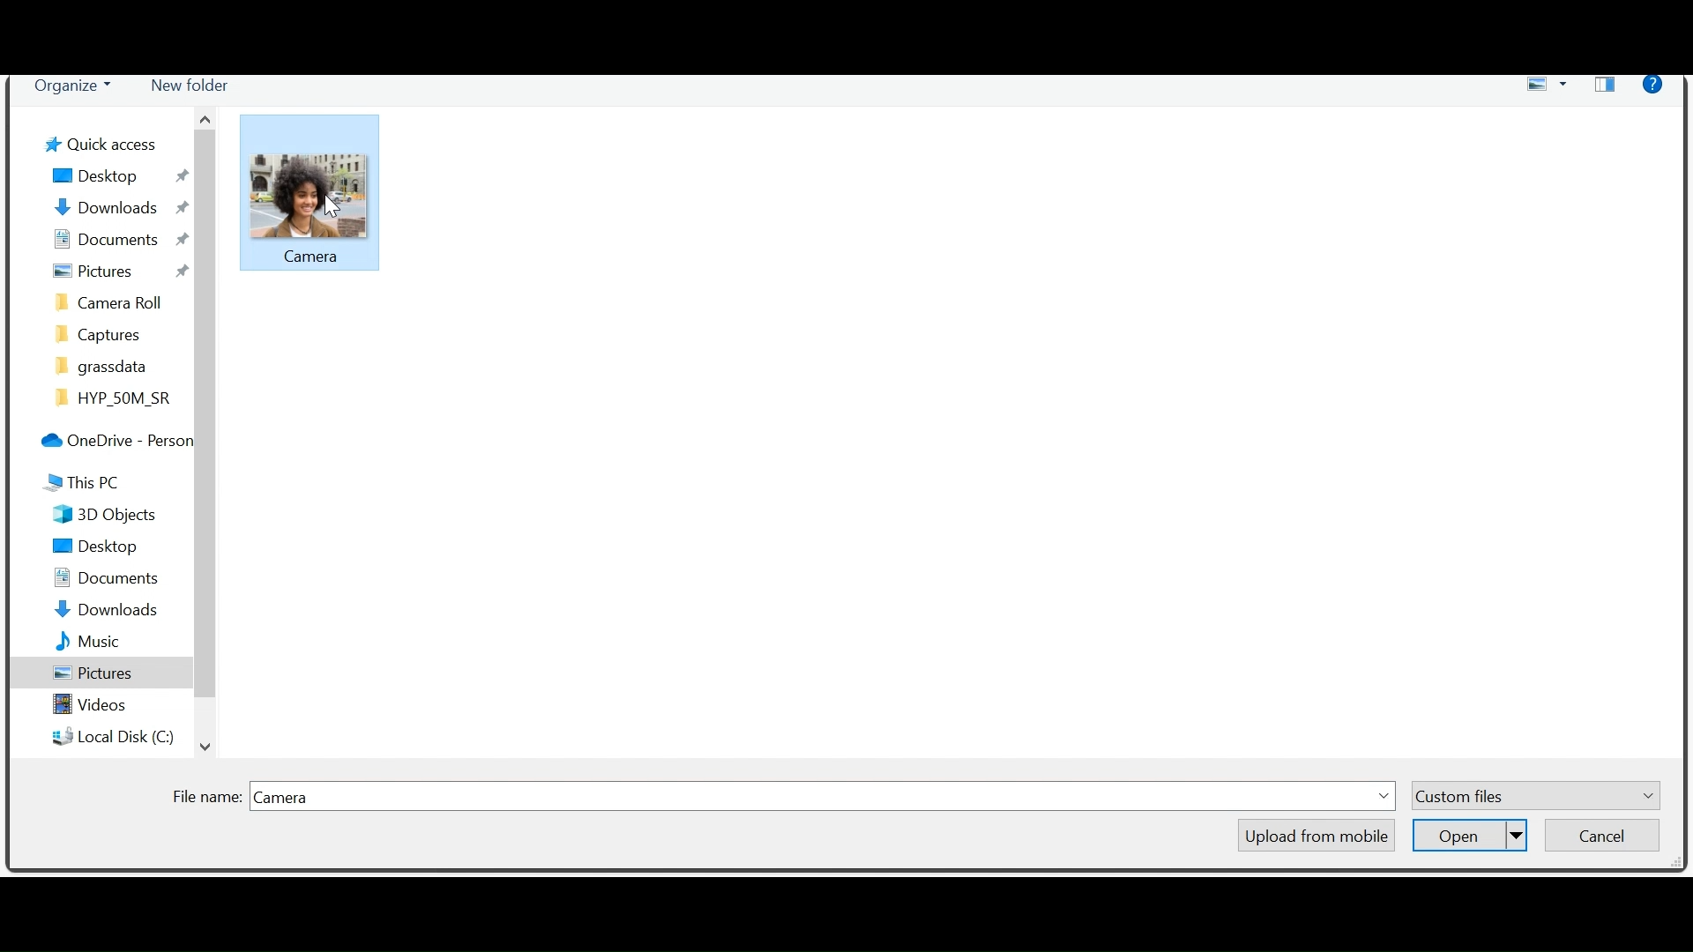 Image resolution: width=1693 pixels, height=952 pixels. Describe the element at coordinates (1600, 86) in the screenshot. I see `Show your preview pane` at that location.